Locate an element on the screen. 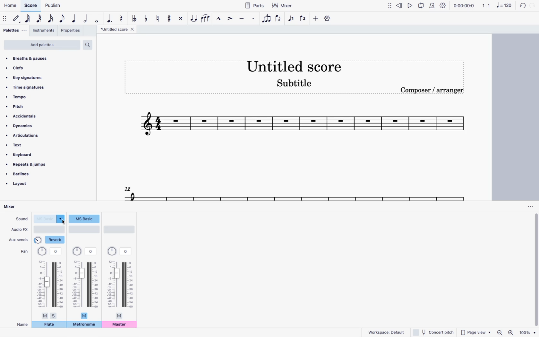 This screenshot has height=337, width=539. sound type is located at coordinates (50, 219).